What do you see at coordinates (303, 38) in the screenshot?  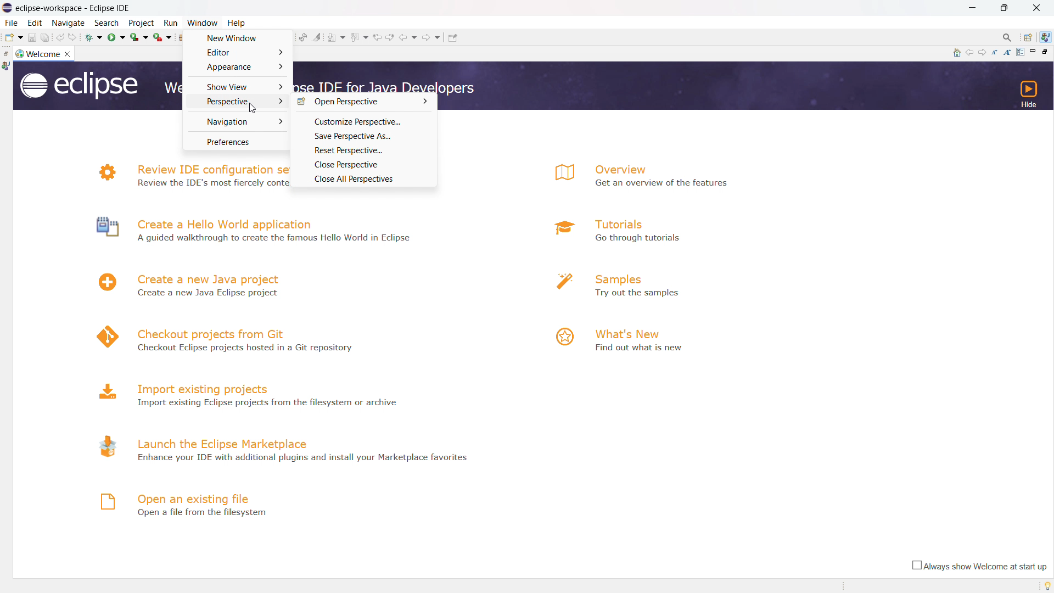 I see `toggle ant editpr audio reconcile` at bounding box center [303, 38].